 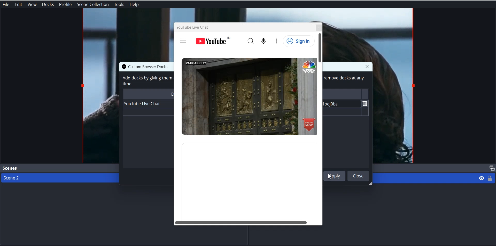 I want to click on Youtube Live Chat, so click(x=143, y=104).